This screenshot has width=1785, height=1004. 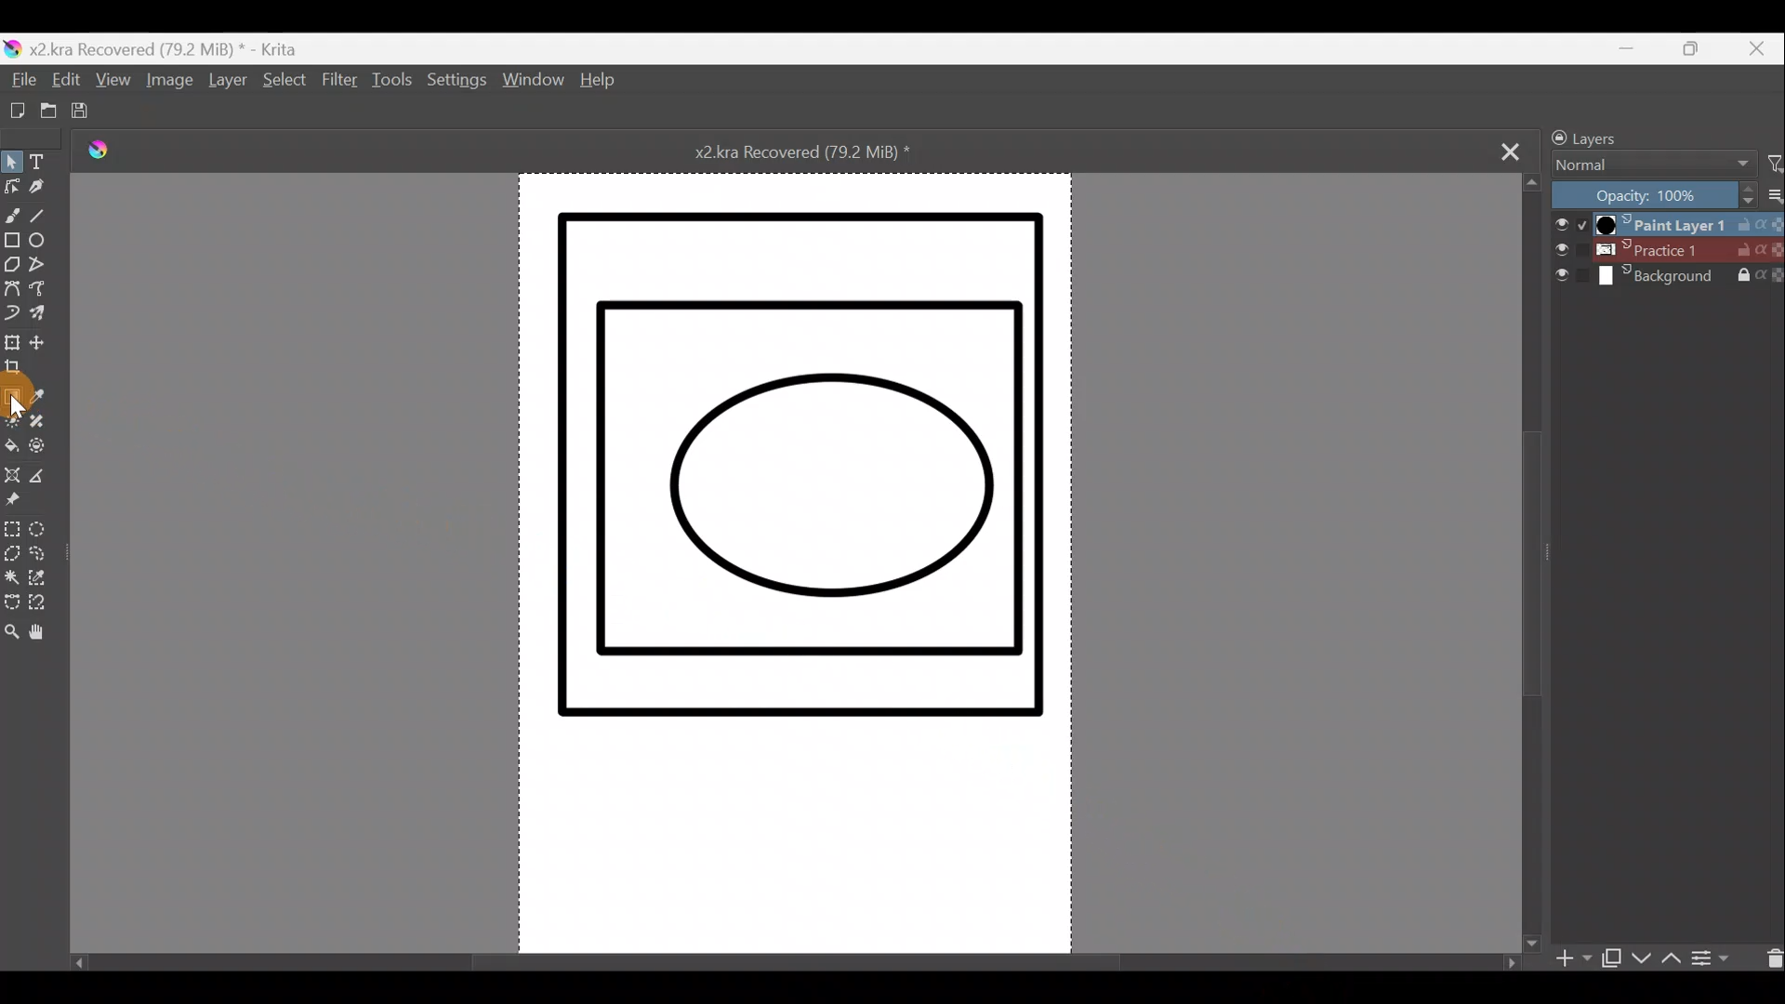 I want to click on Multibrush tool, so click(x=44, y=315).